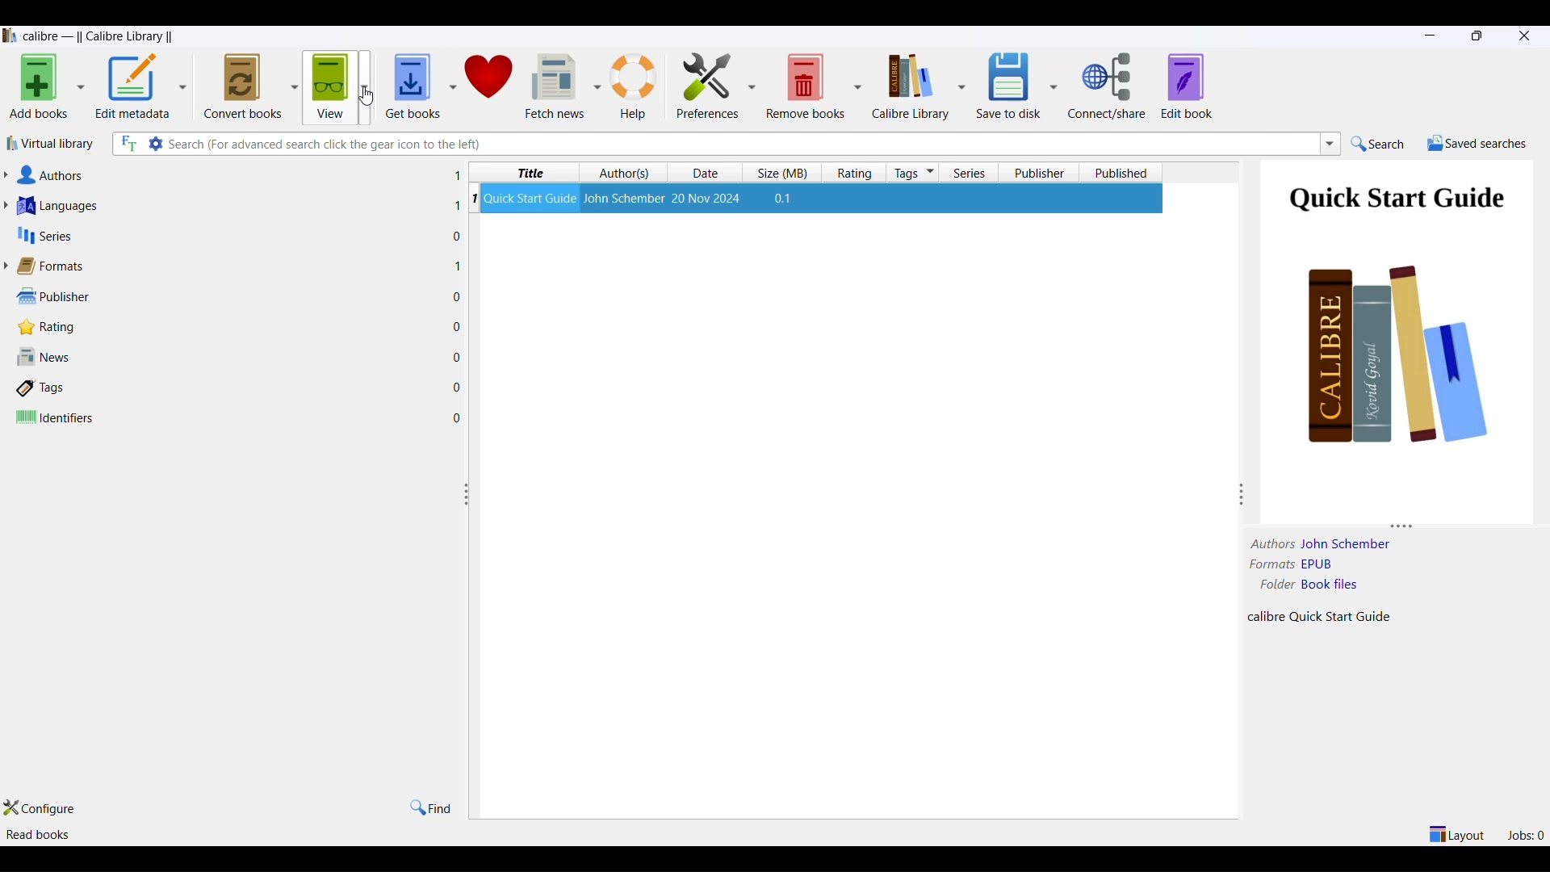 The image size is (1550, 872). I want to click on resize, so click(1405, 522).